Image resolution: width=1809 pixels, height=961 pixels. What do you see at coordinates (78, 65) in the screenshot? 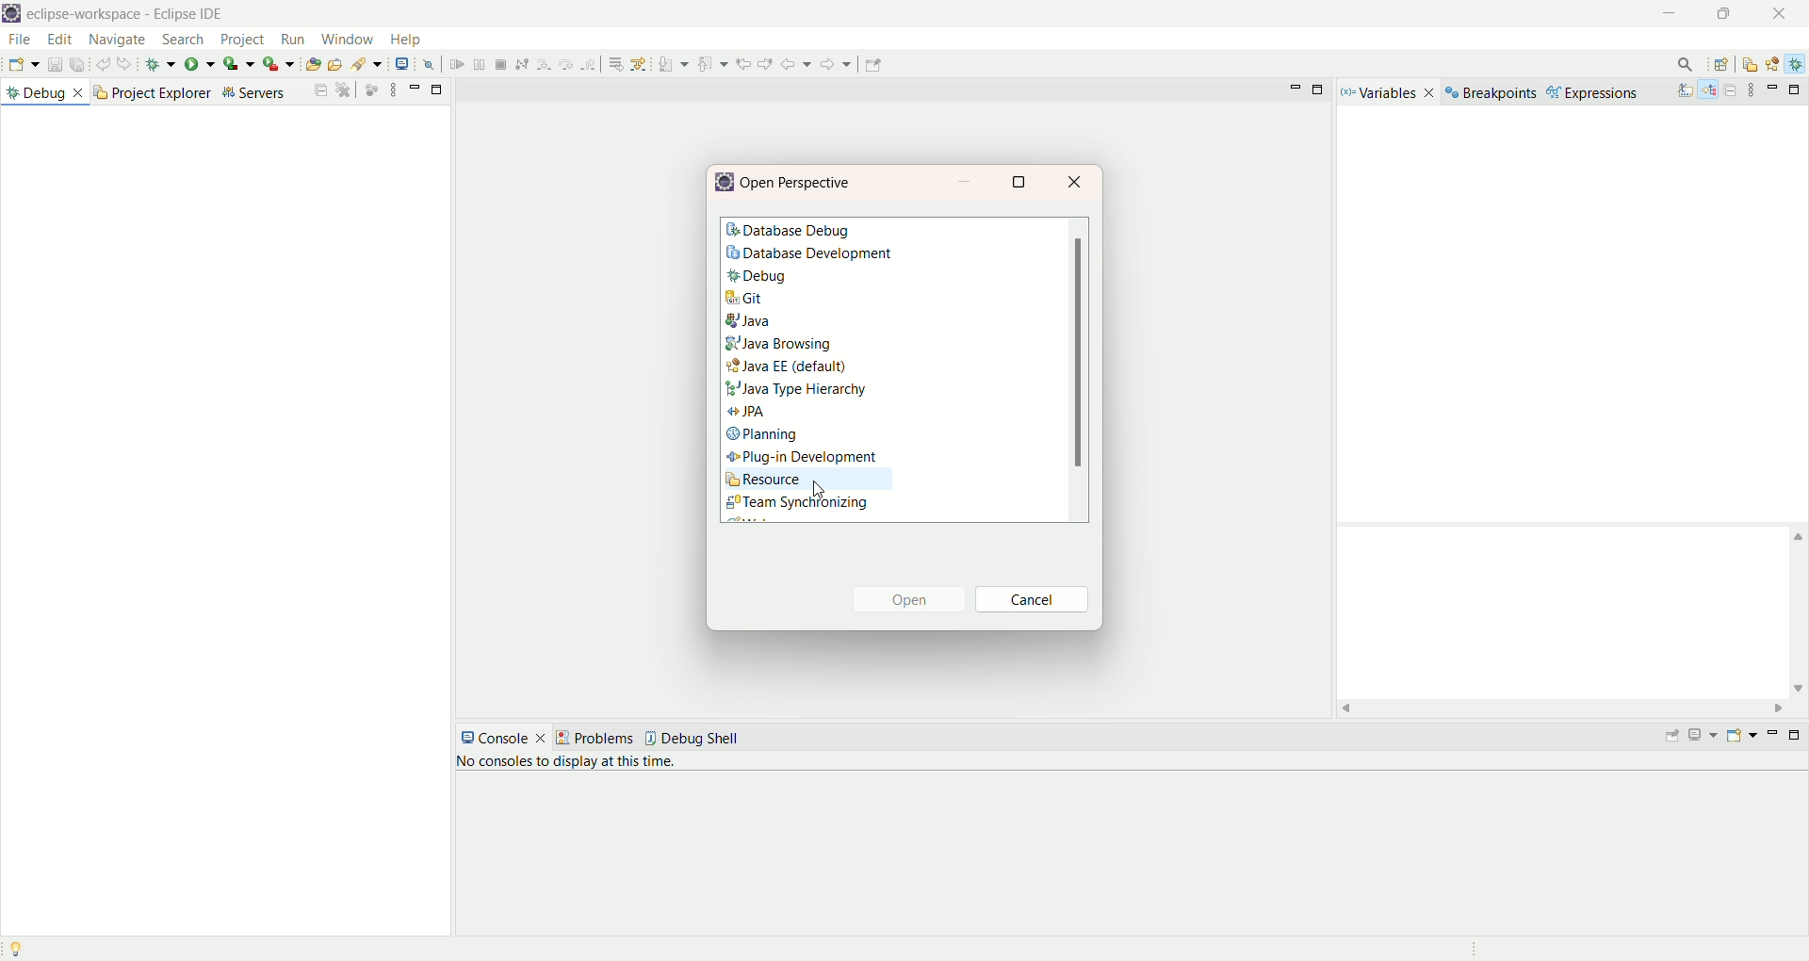
I see `save all` at bounding box center [78, 65].